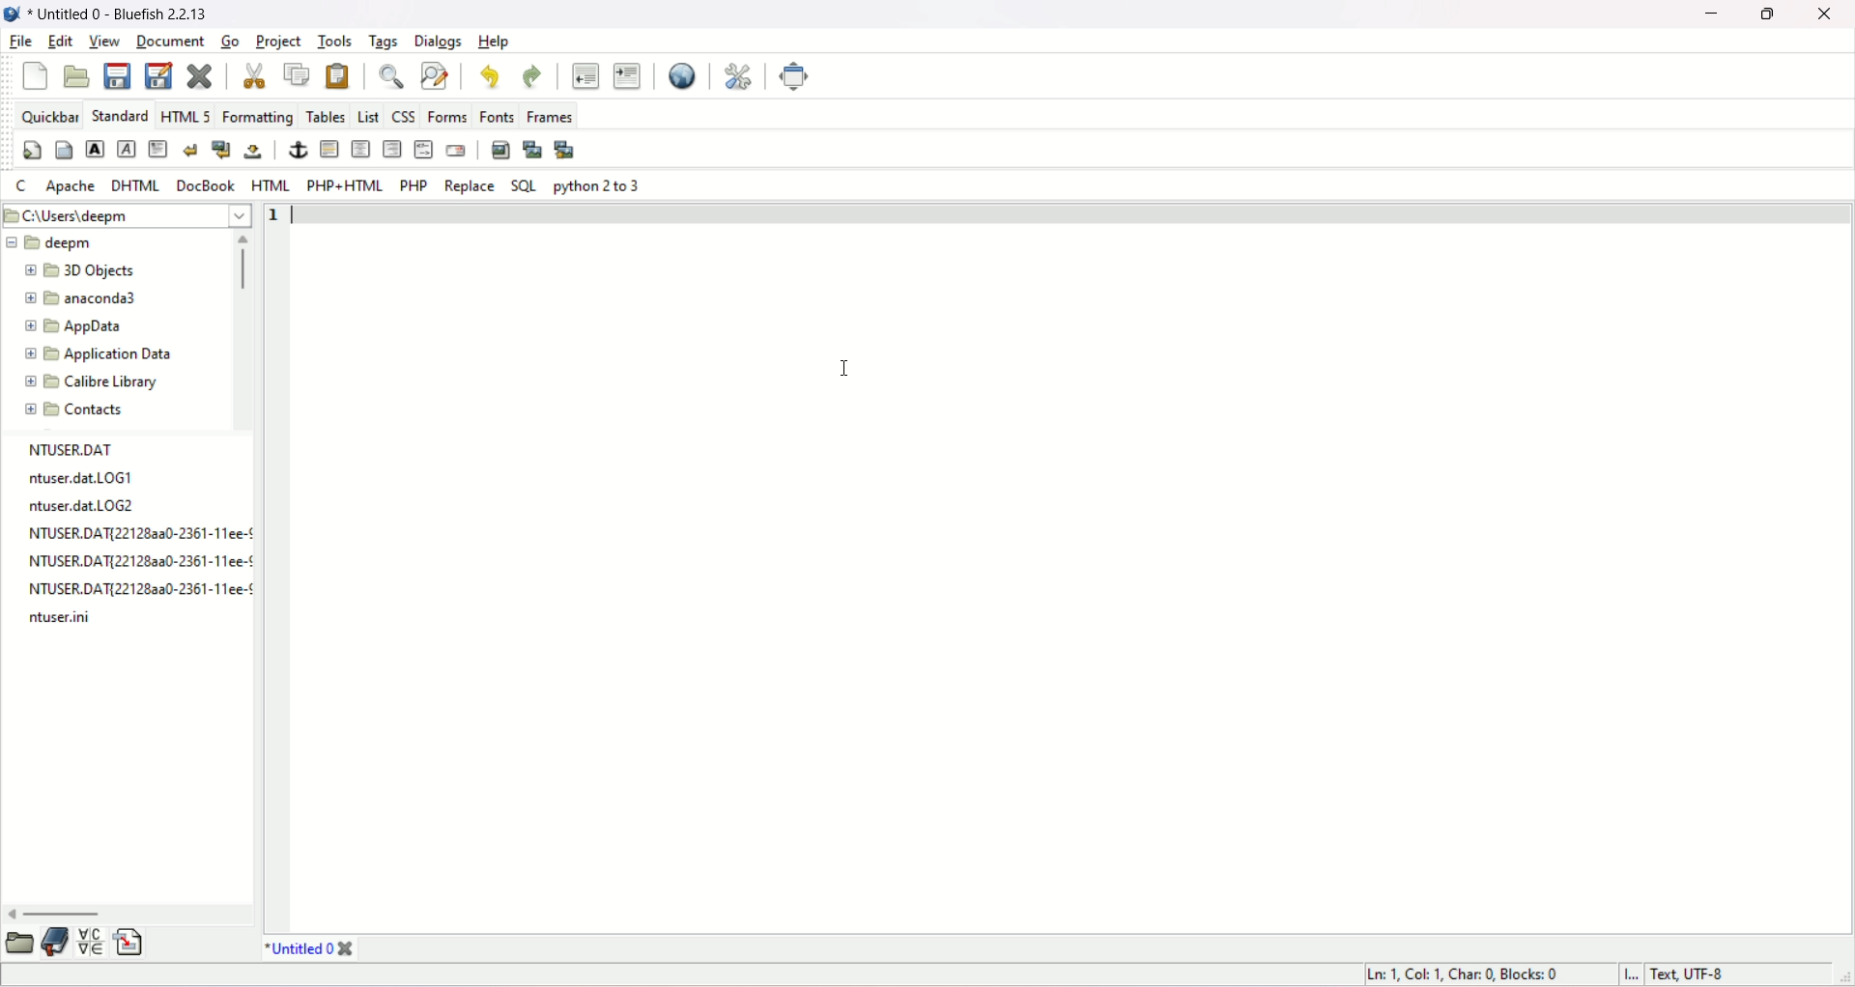 This screenshot has width=1855, height=987. What do you see at coordinates (93, 382) in the screenshot?
I see `folder name` at bounding box center [93, 382].